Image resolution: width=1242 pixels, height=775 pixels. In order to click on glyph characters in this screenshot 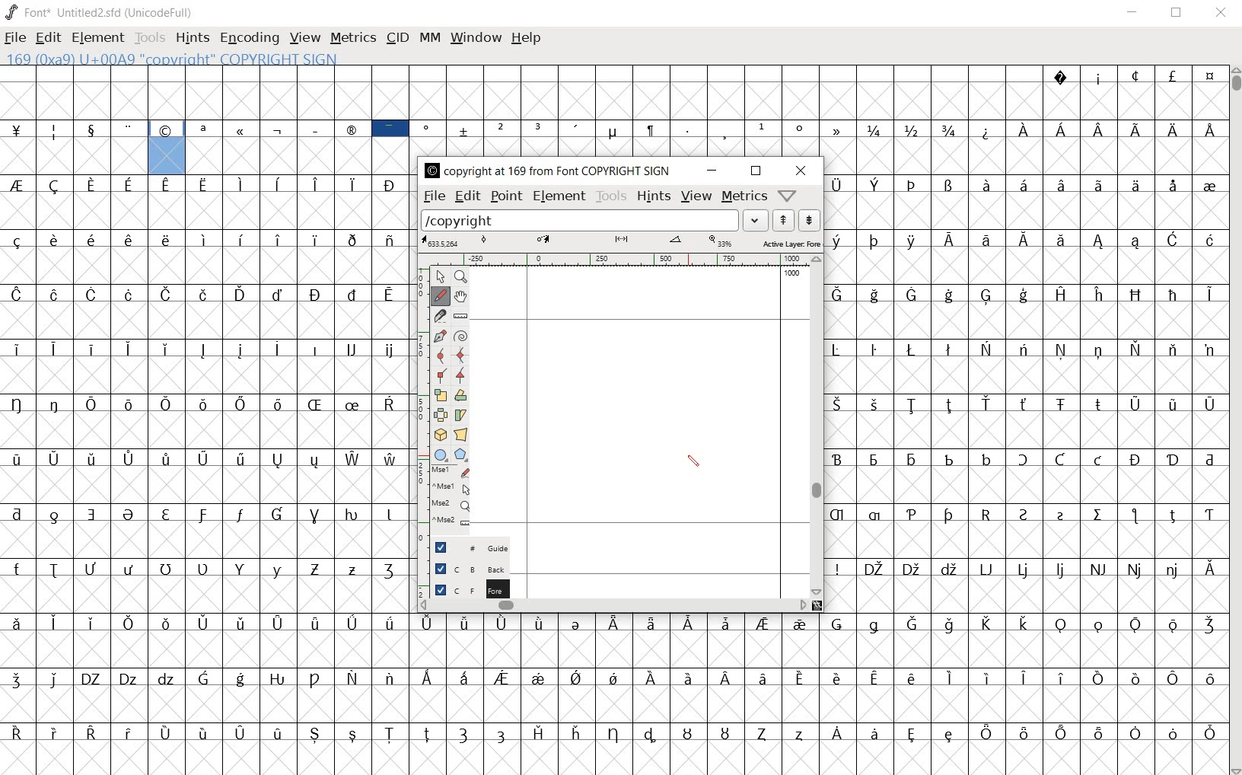, I will do `click(818, 692)`.